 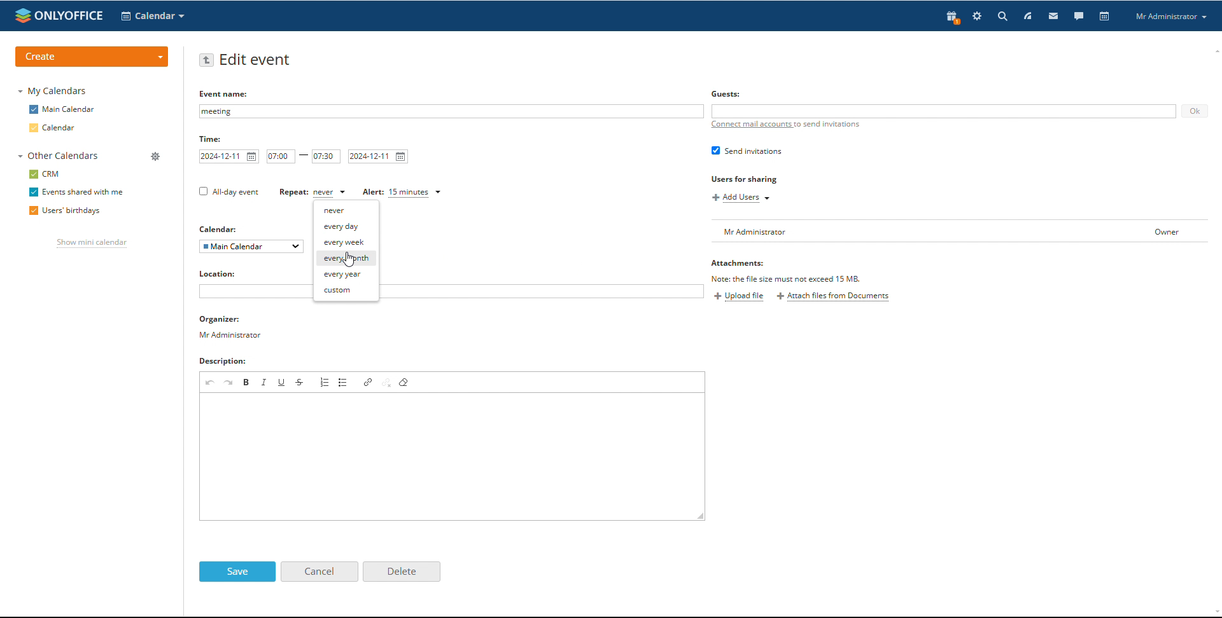 What do you see at coordinates (370, 382) in the screenshot?
I see `link` at bounding box center [370, 382].